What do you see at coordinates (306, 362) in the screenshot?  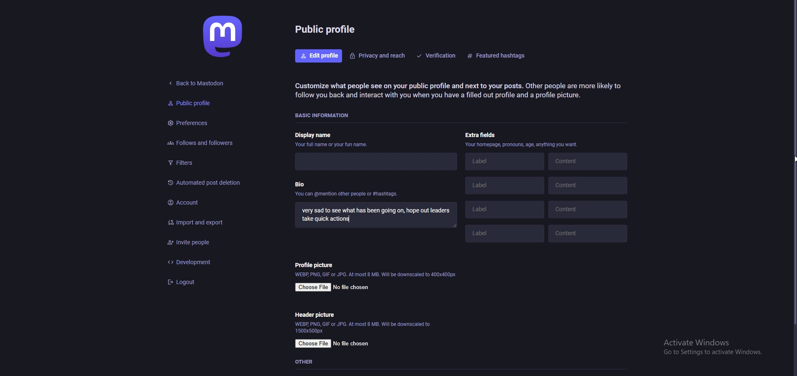 I see `other` at bounding box center [306, 362].